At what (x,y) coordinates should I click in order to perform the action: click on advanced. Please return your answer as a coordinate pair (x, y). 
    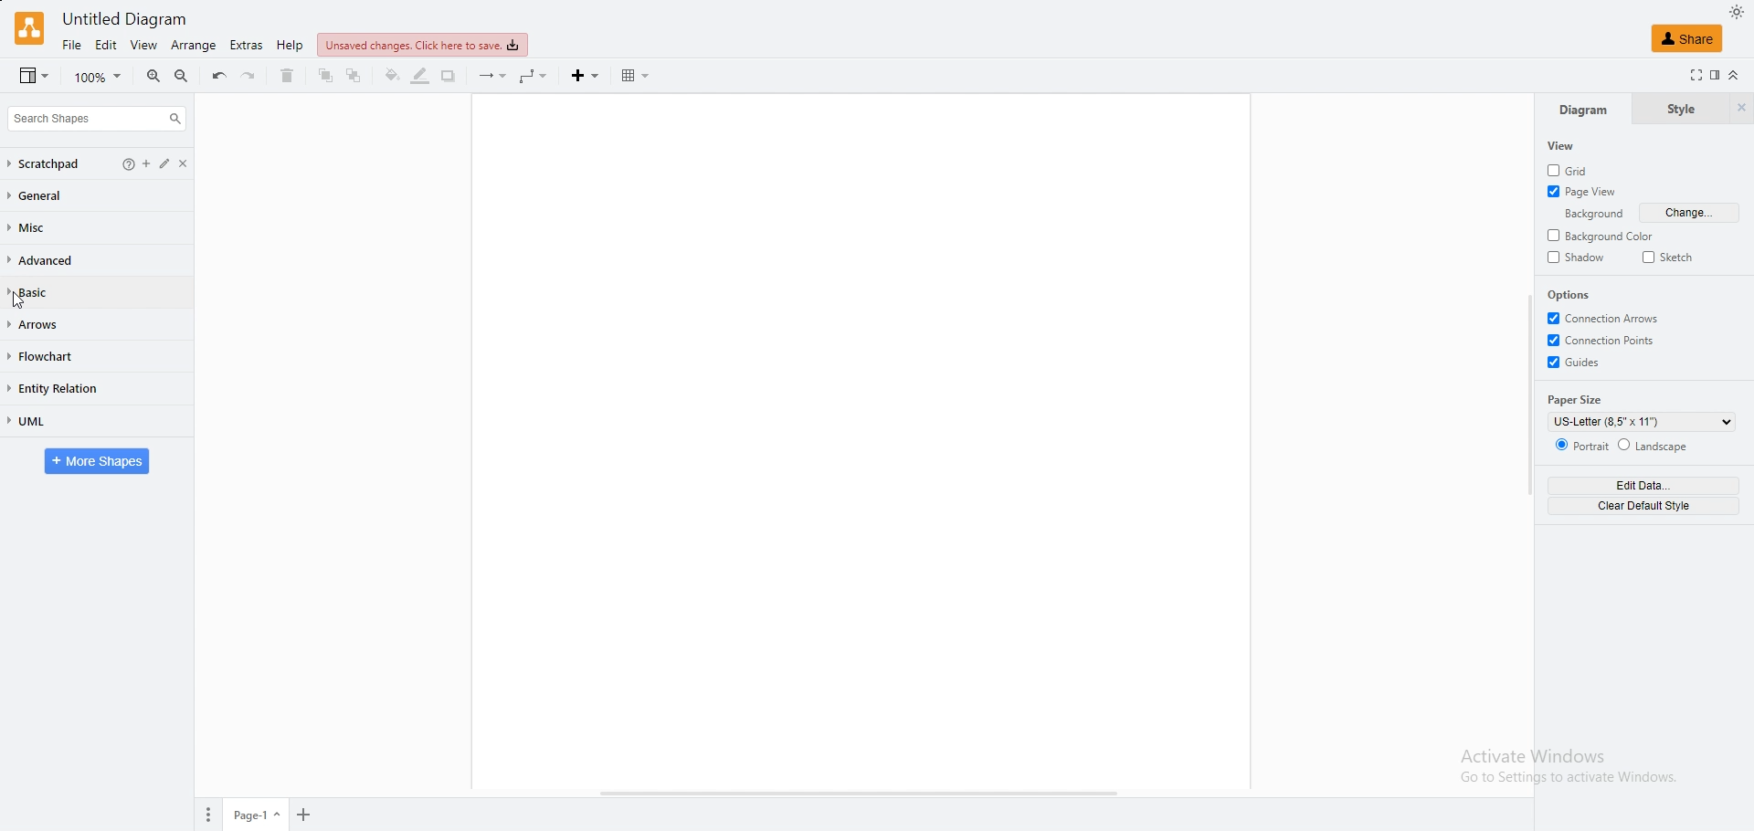
    Looking at the image, I should click on (45, 261).